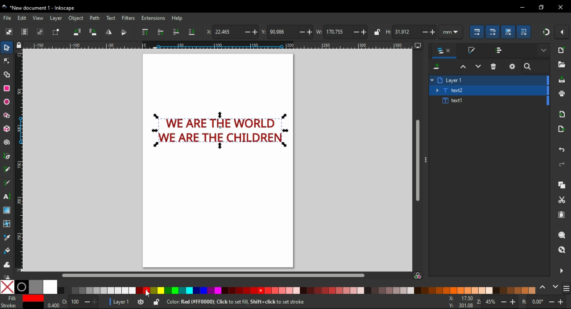 This screenshot has height=309, width=571. What do you see at coordinates (522, 8) in the screenshot?
I see `minimize` at bounding box center [522, 8].